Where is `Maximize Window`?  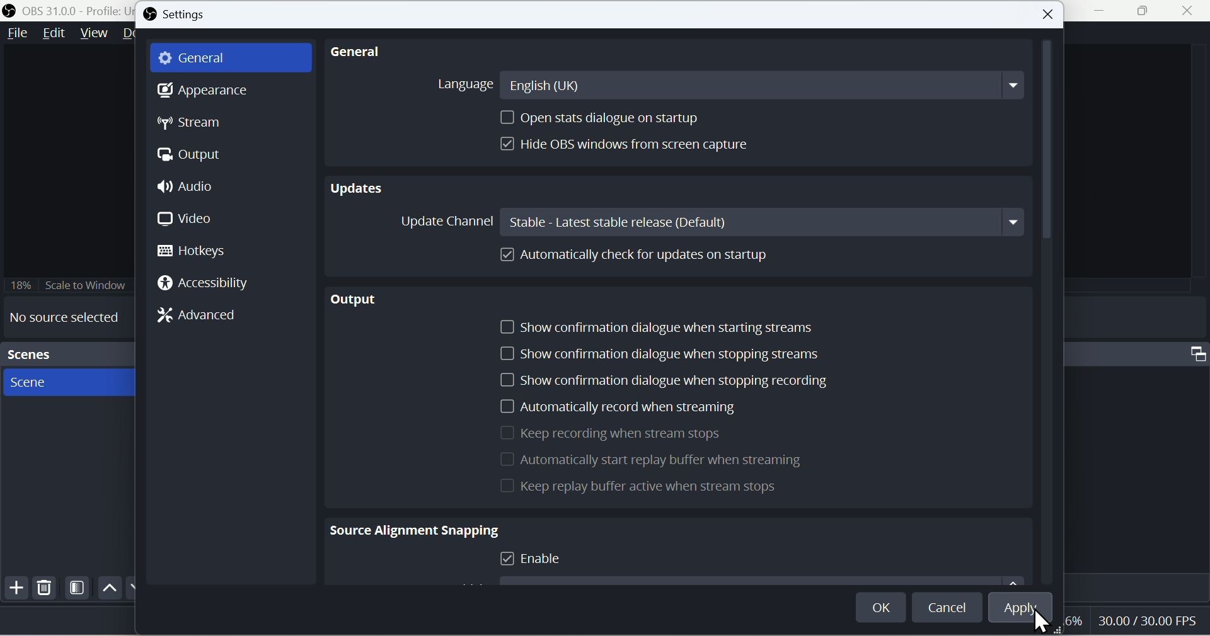 Maximize Window is located at coordinates (1194, 355).